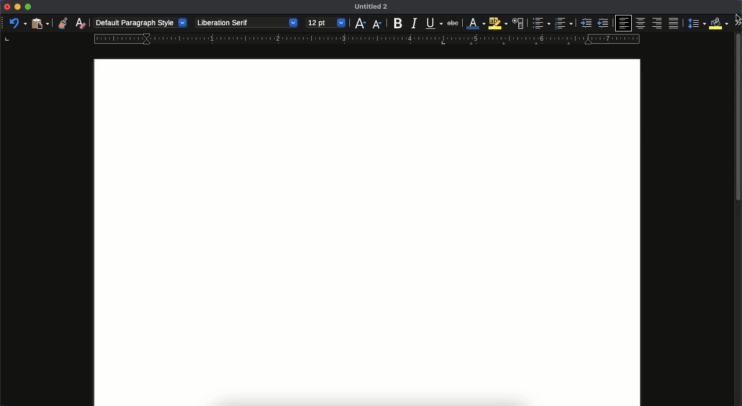  Describe the element at coordinates (564, 23) in the screenshot. I see `numbered bullet` at that location.